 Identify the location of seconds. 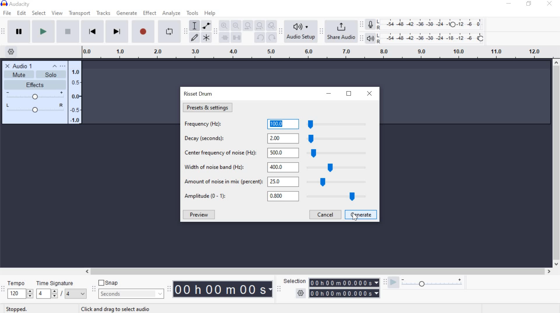
(132, 294).